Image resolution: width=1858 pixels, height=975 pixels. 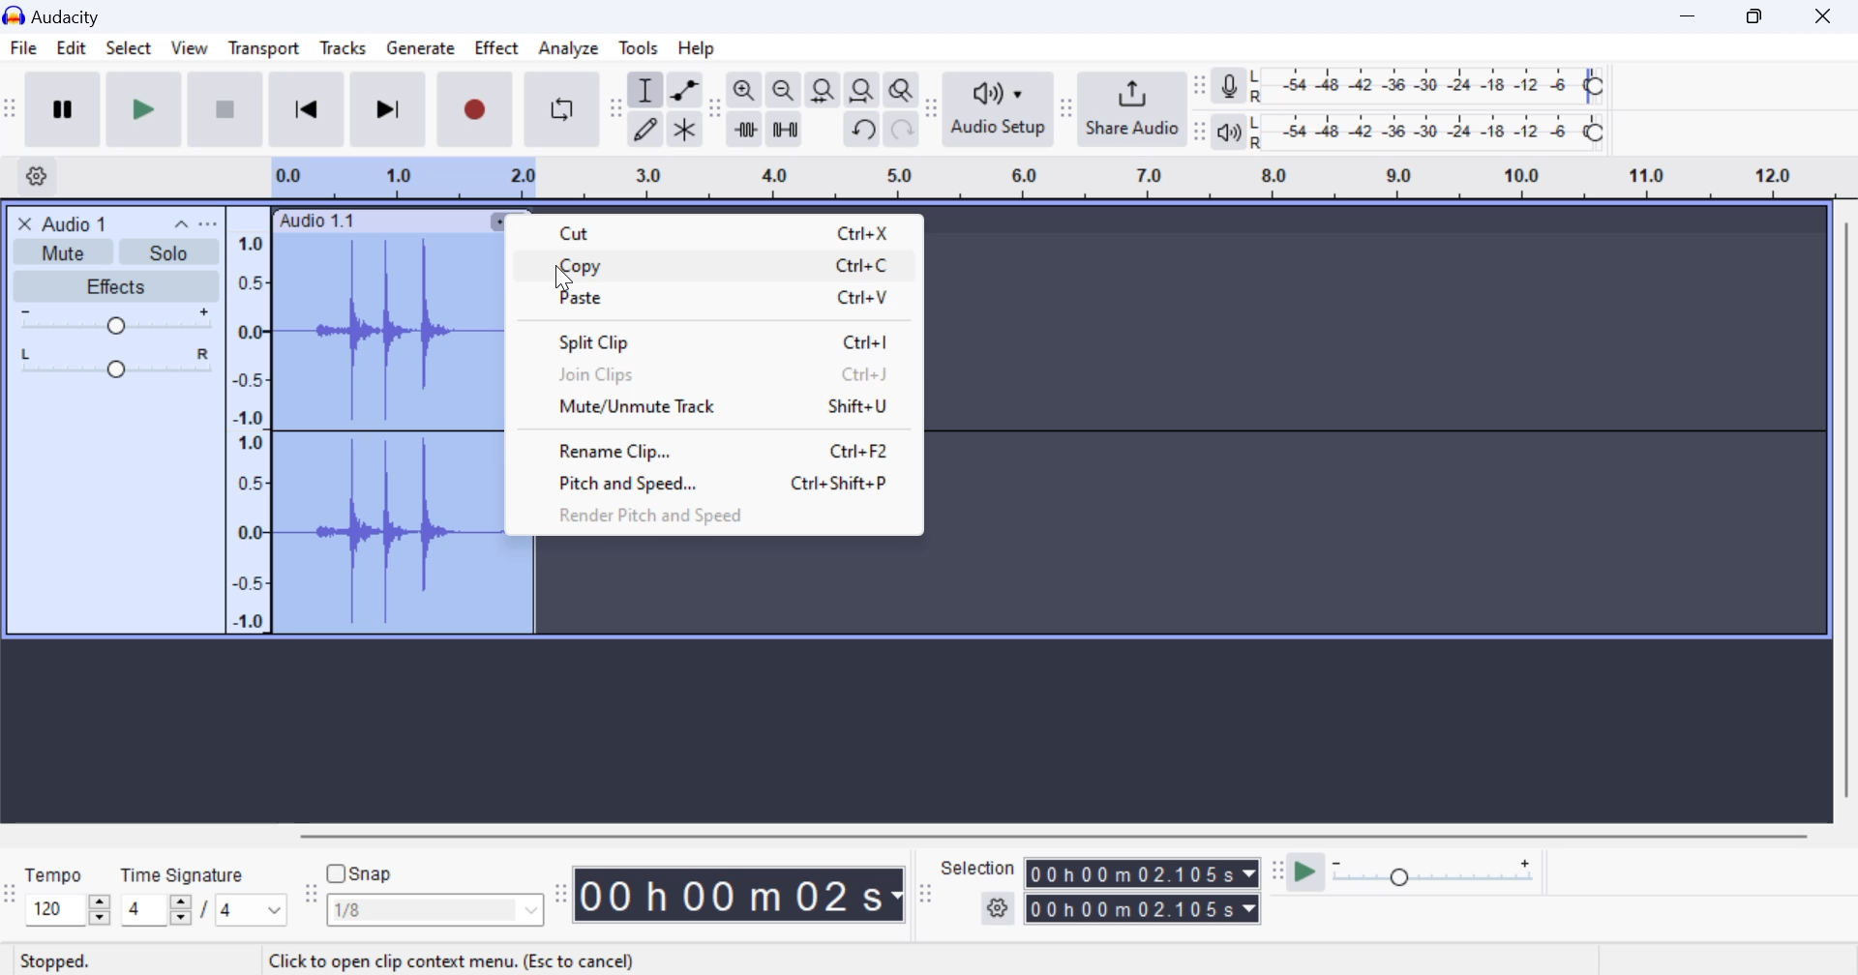 I want to click on Minimize, so click(x=1760, y=15).